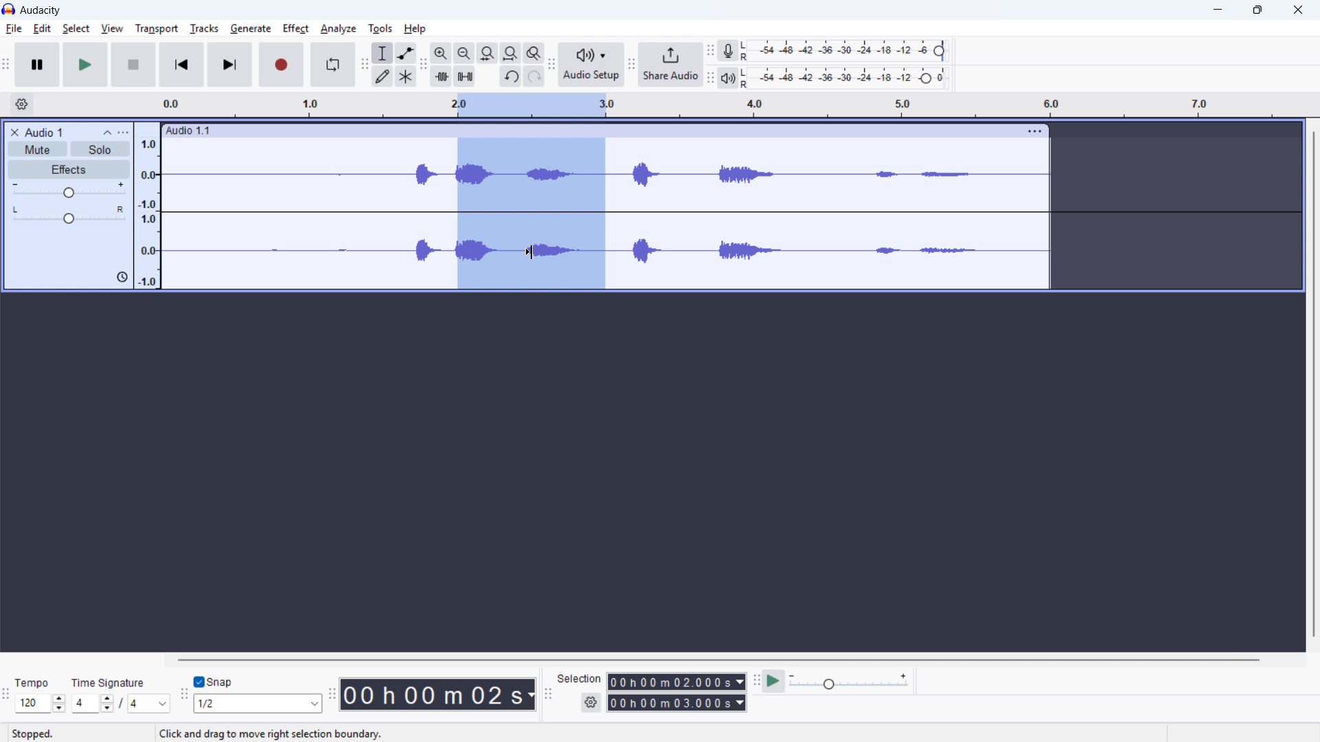 Image resolution: width=1320 pixels, height=742 pixels. I want to click on minimise, so click(1219, 11).